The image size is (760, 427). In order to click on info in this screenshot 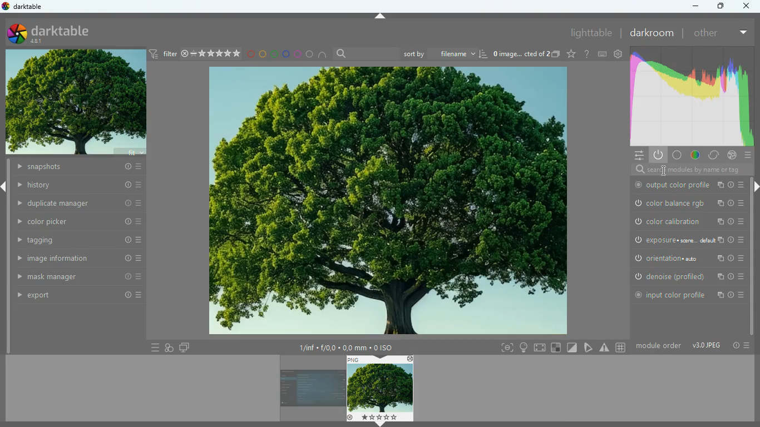, I will do `click(733, 346)`.